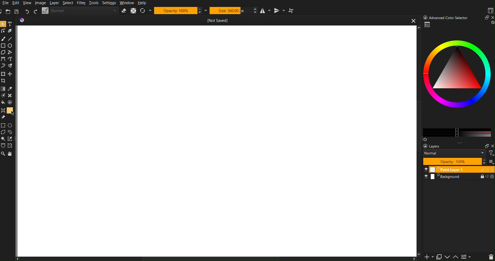 The image size is (495, 261). Describe the element at coordinates (11, 125) in the screenshot. I see `Ellipse Marquee Tool` at that location.